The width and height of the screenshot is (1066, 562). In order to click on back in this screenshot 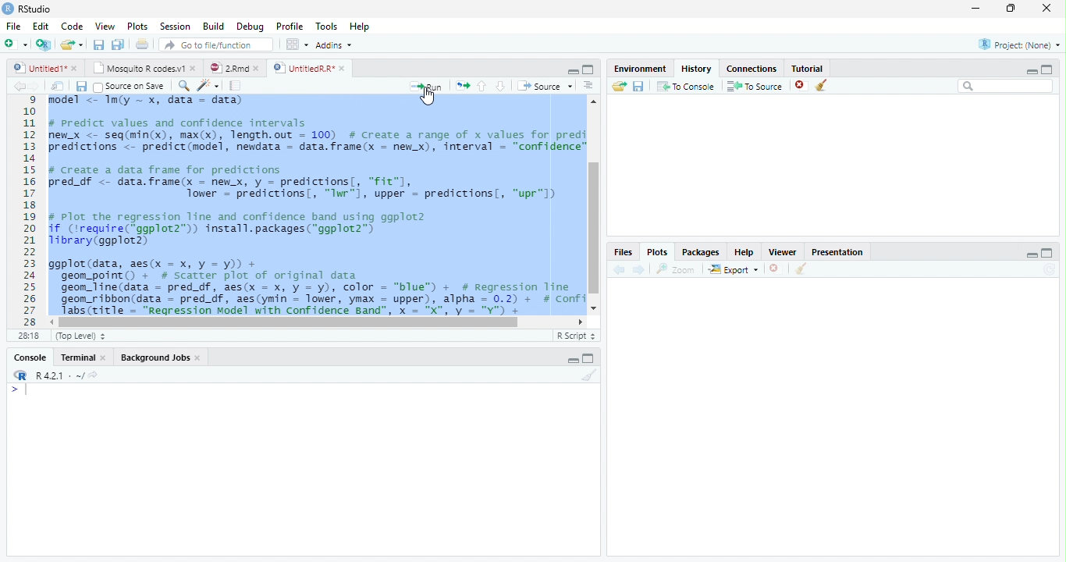, I will do `click(17, 87)`.